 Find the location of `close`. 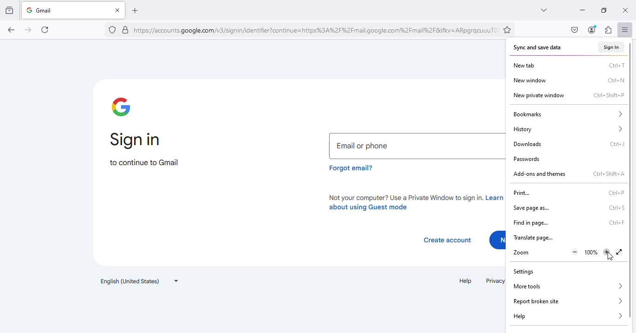

close is located at coordinates (627, 10).